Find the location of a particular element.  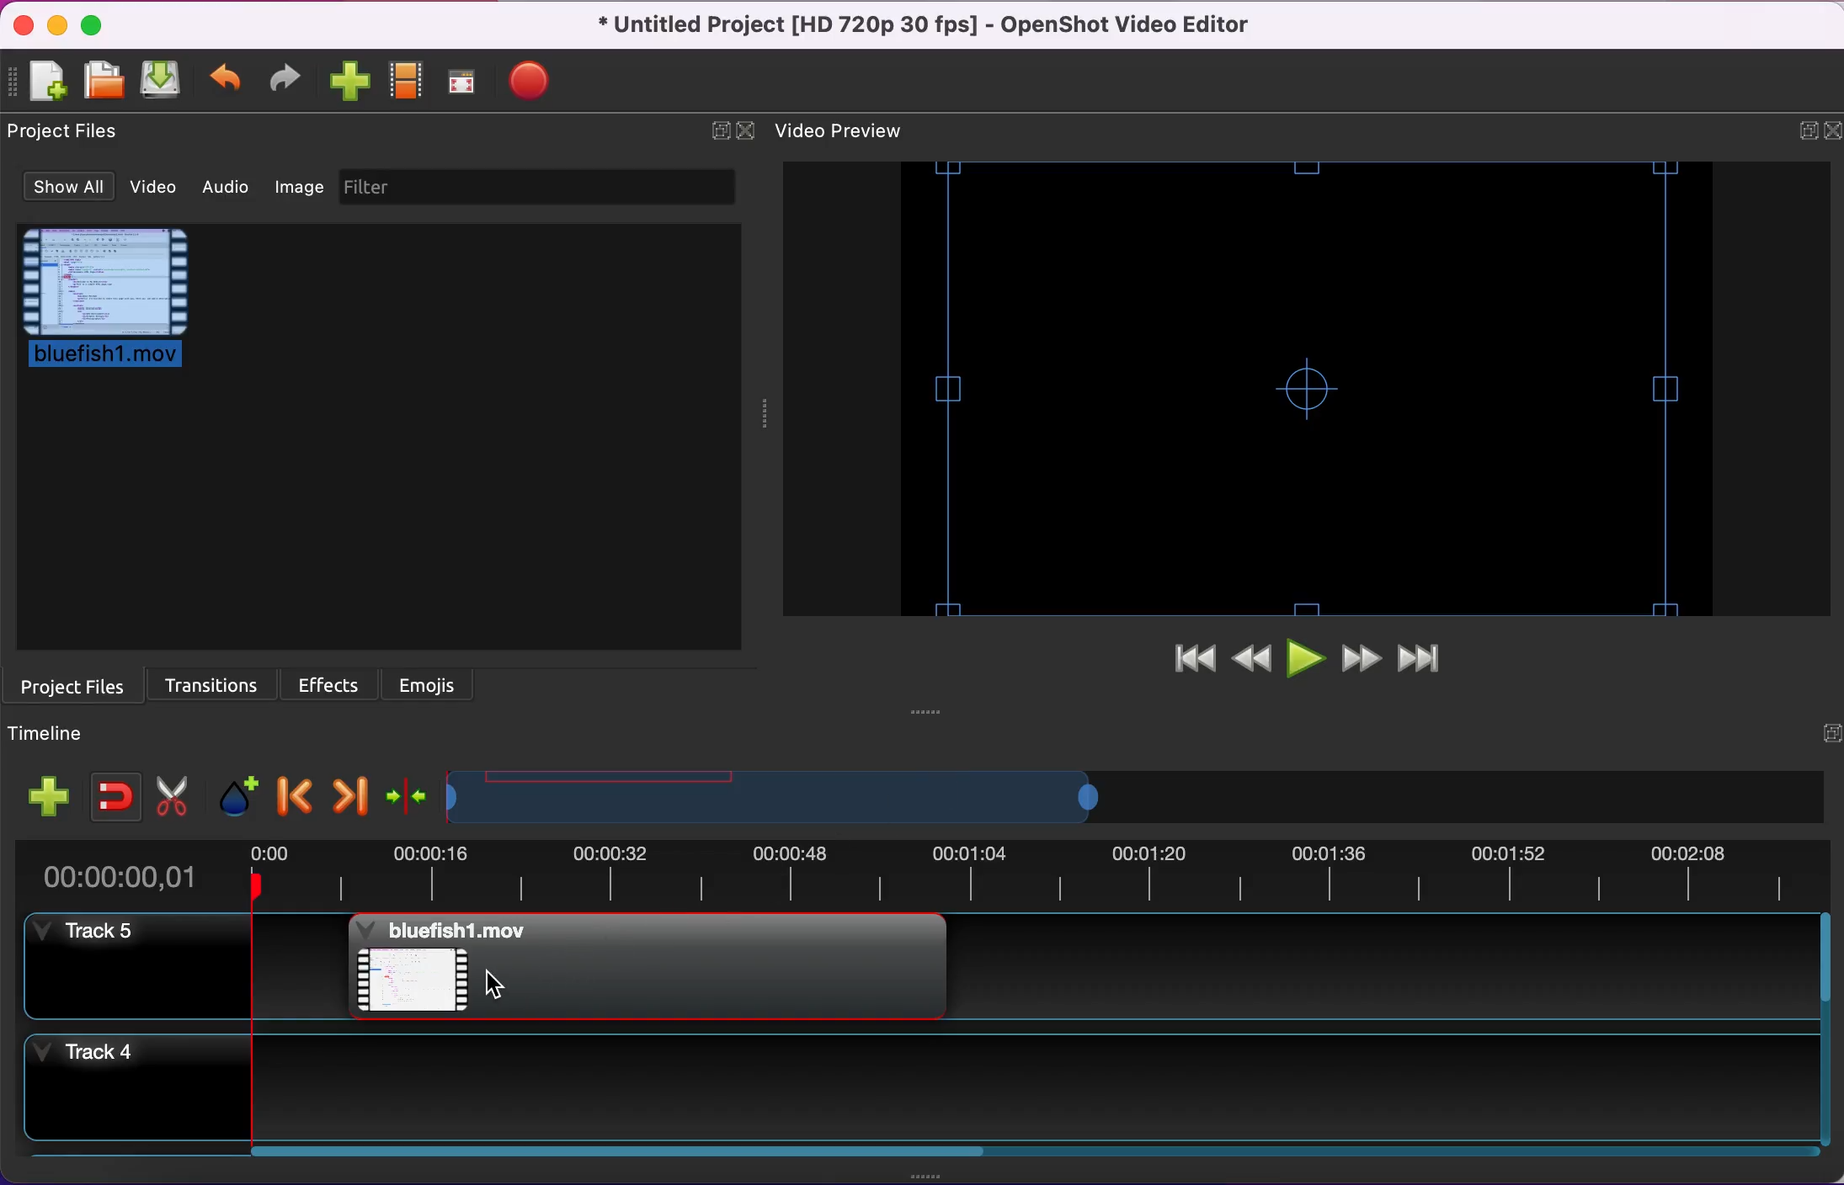

open project is located at coordinates (103, 88).